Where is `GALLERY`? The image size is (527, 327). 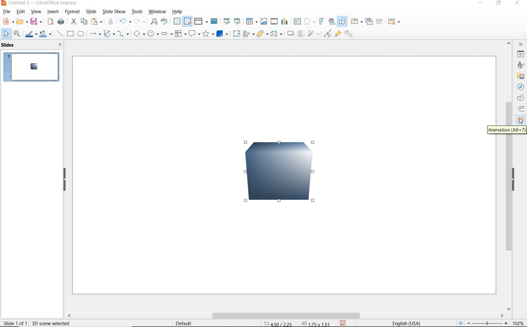 GALLERY is located at coordinates (521, 77).